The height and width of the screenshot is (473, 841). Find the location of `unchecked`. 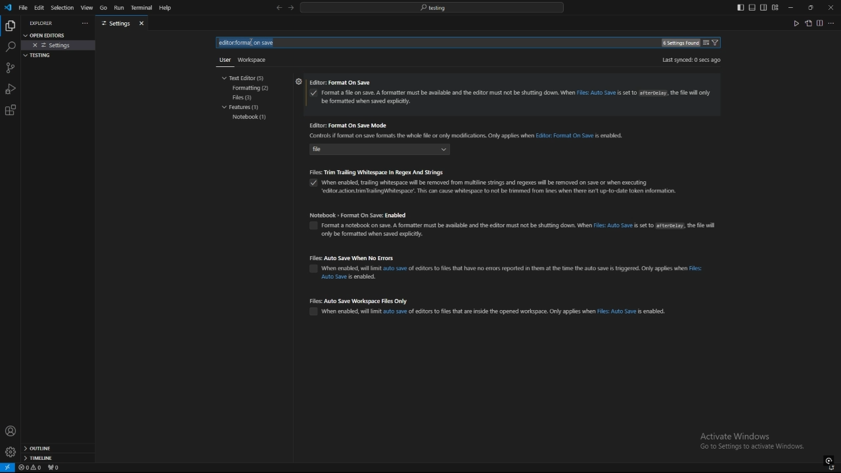

unchecked is located at coordinates (313, 311).